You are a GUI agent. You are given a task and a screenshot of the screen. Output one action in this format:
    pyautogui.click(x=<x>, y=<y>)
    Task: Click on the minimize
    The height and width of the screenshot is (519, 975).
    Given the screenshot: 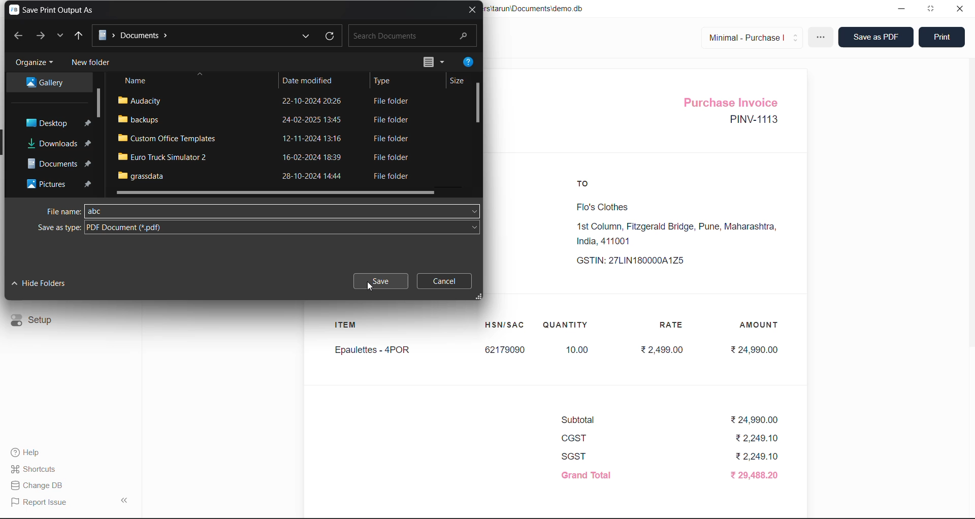 What is the action you would take?
    pyautogui.click(x=904, y=8)
    